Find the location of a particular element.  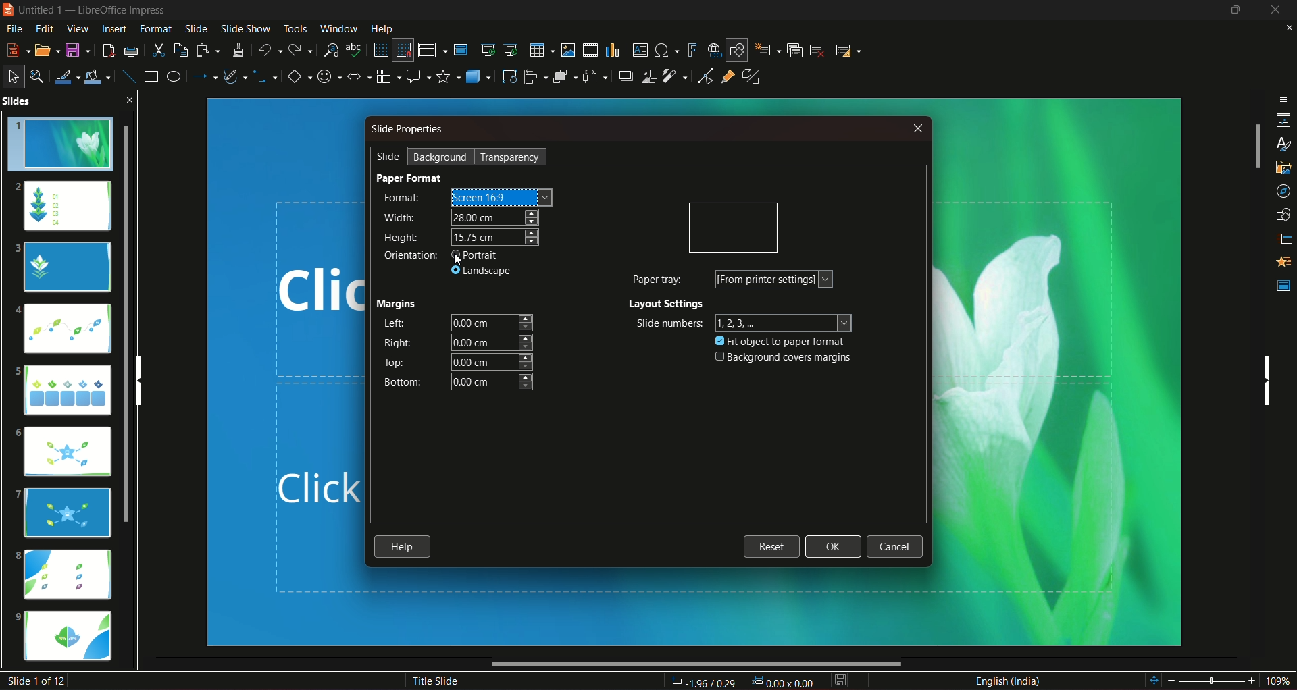

tools is located at coordinates (293, 28).